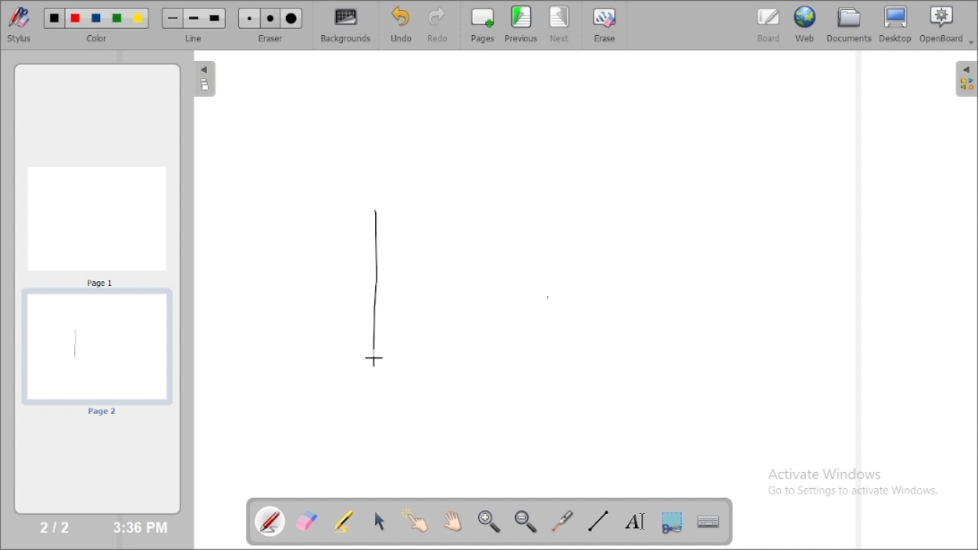 Image resolution: width=978 pixels, height=550 pixels. I want to click on zoom out, so click(527, 522).